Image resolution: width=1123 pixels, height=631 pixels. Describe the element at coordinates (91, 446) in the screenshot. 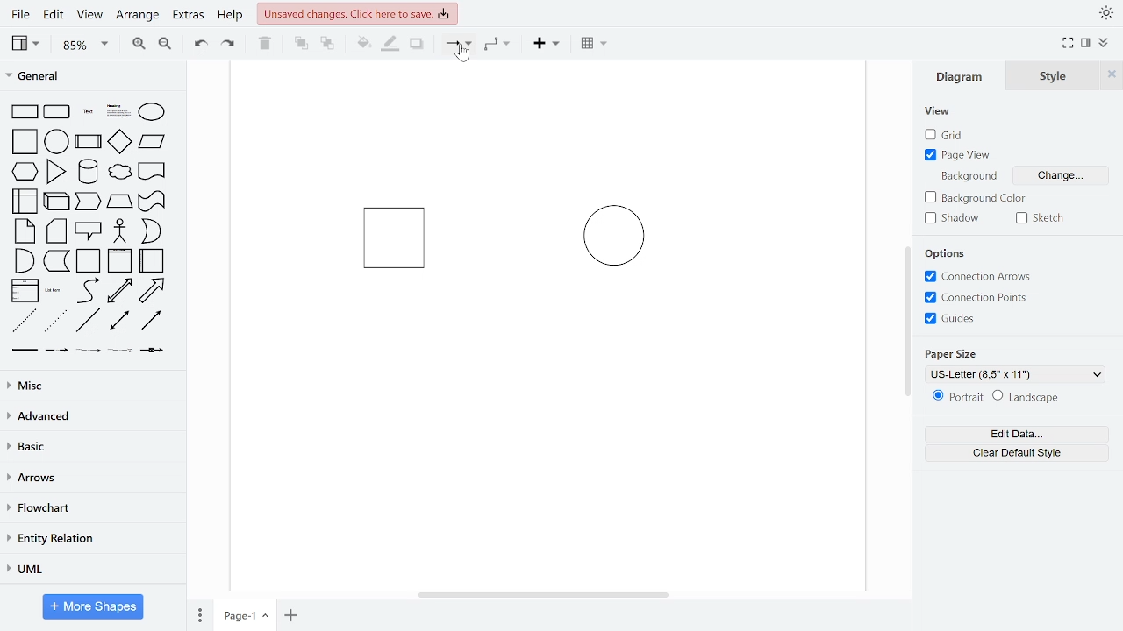

I see `basic` at that location.